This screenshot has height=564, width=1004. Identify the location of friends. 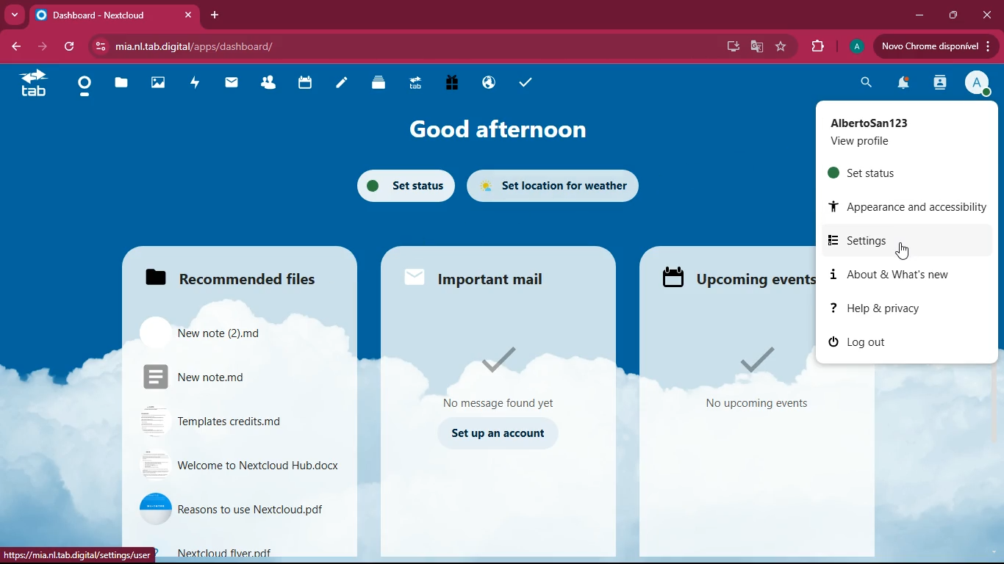
(268, 84).